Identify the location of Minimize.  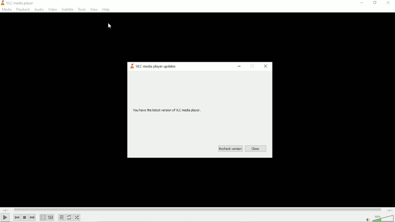
(240, 66).